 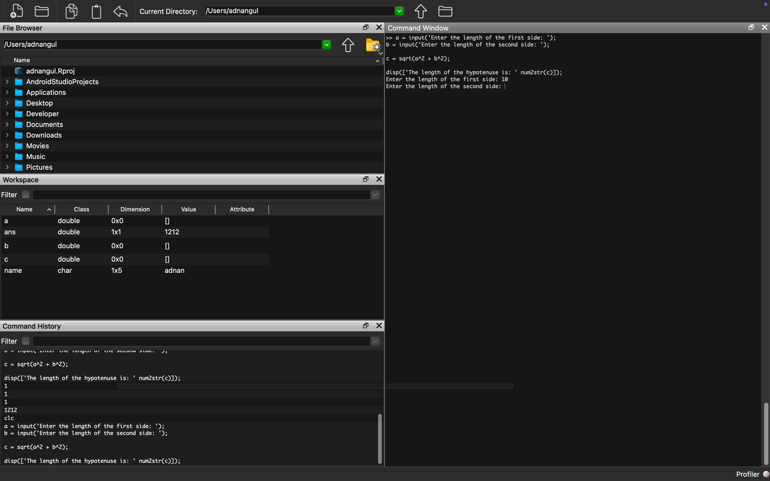 What do you see at coordinates (8, 260) in the screenshot?
I see `c` at bounding box center [8, 260].